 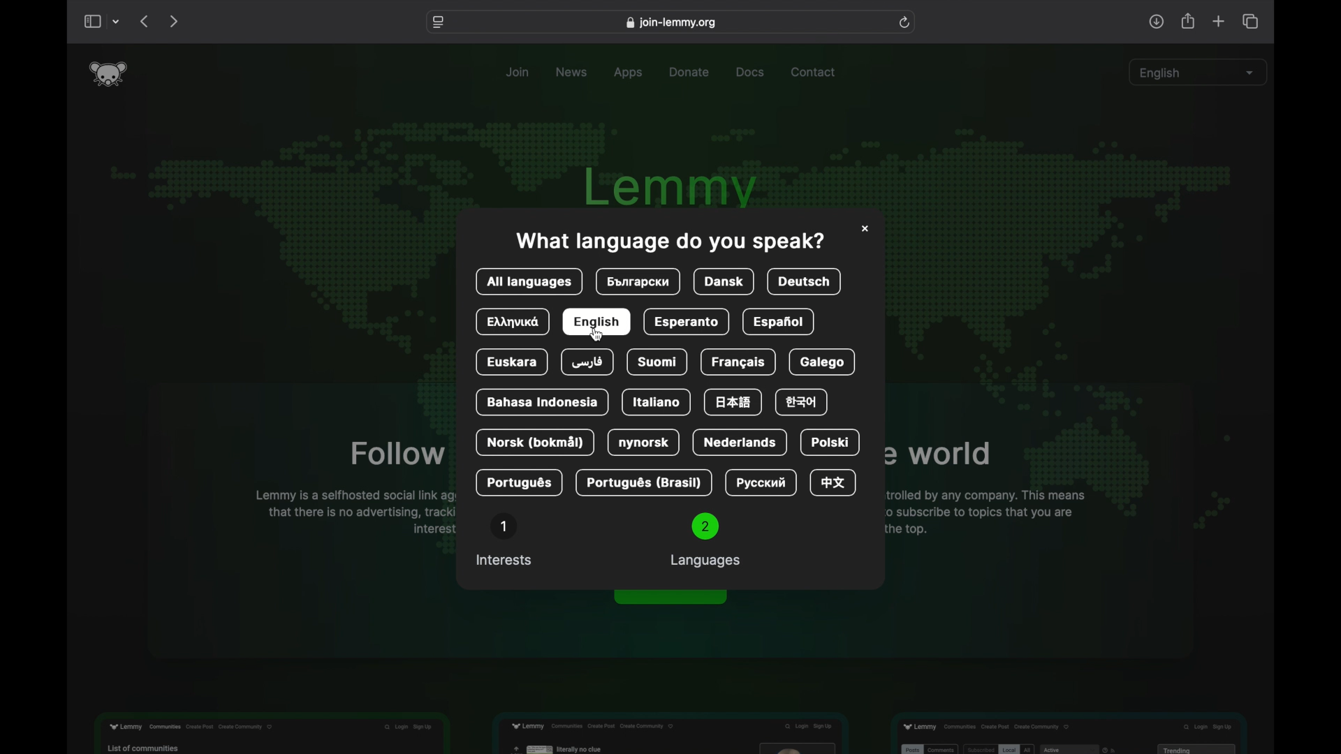 What do you see at coordinates (740, 442) in the screenshot?
I see `nederlands` at bounding box center [740, 442].